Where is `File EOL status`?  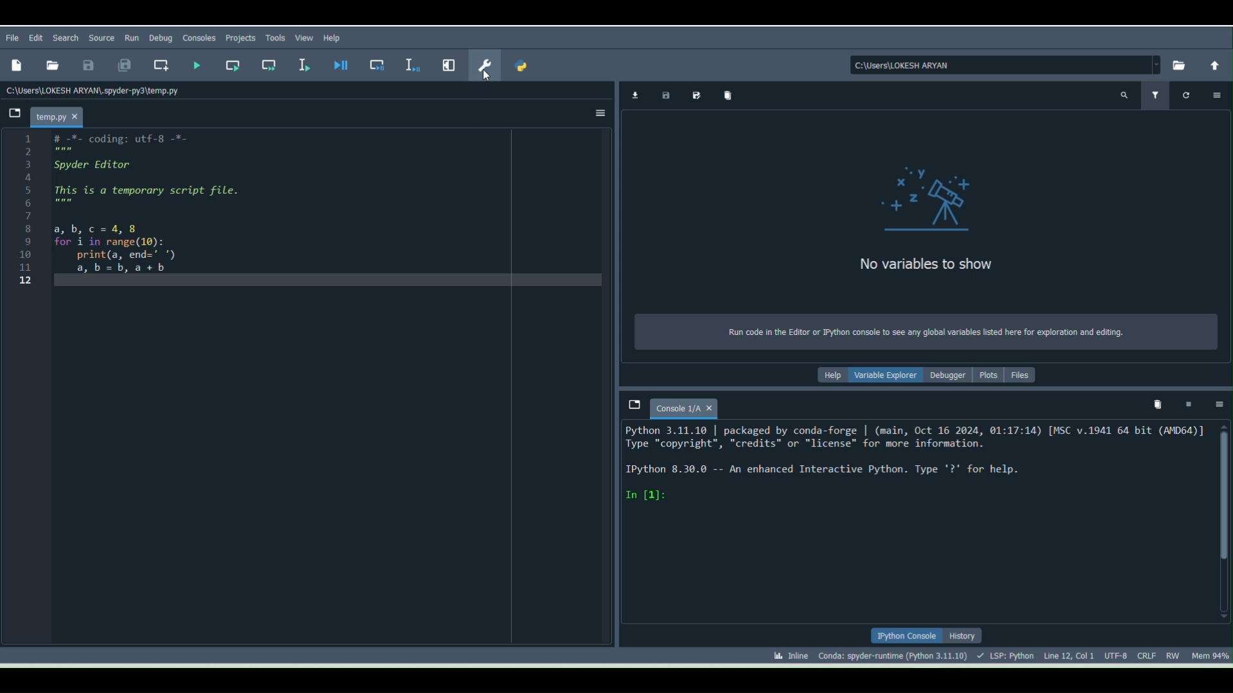
File EOL status is located at coordinates (1149, 656).